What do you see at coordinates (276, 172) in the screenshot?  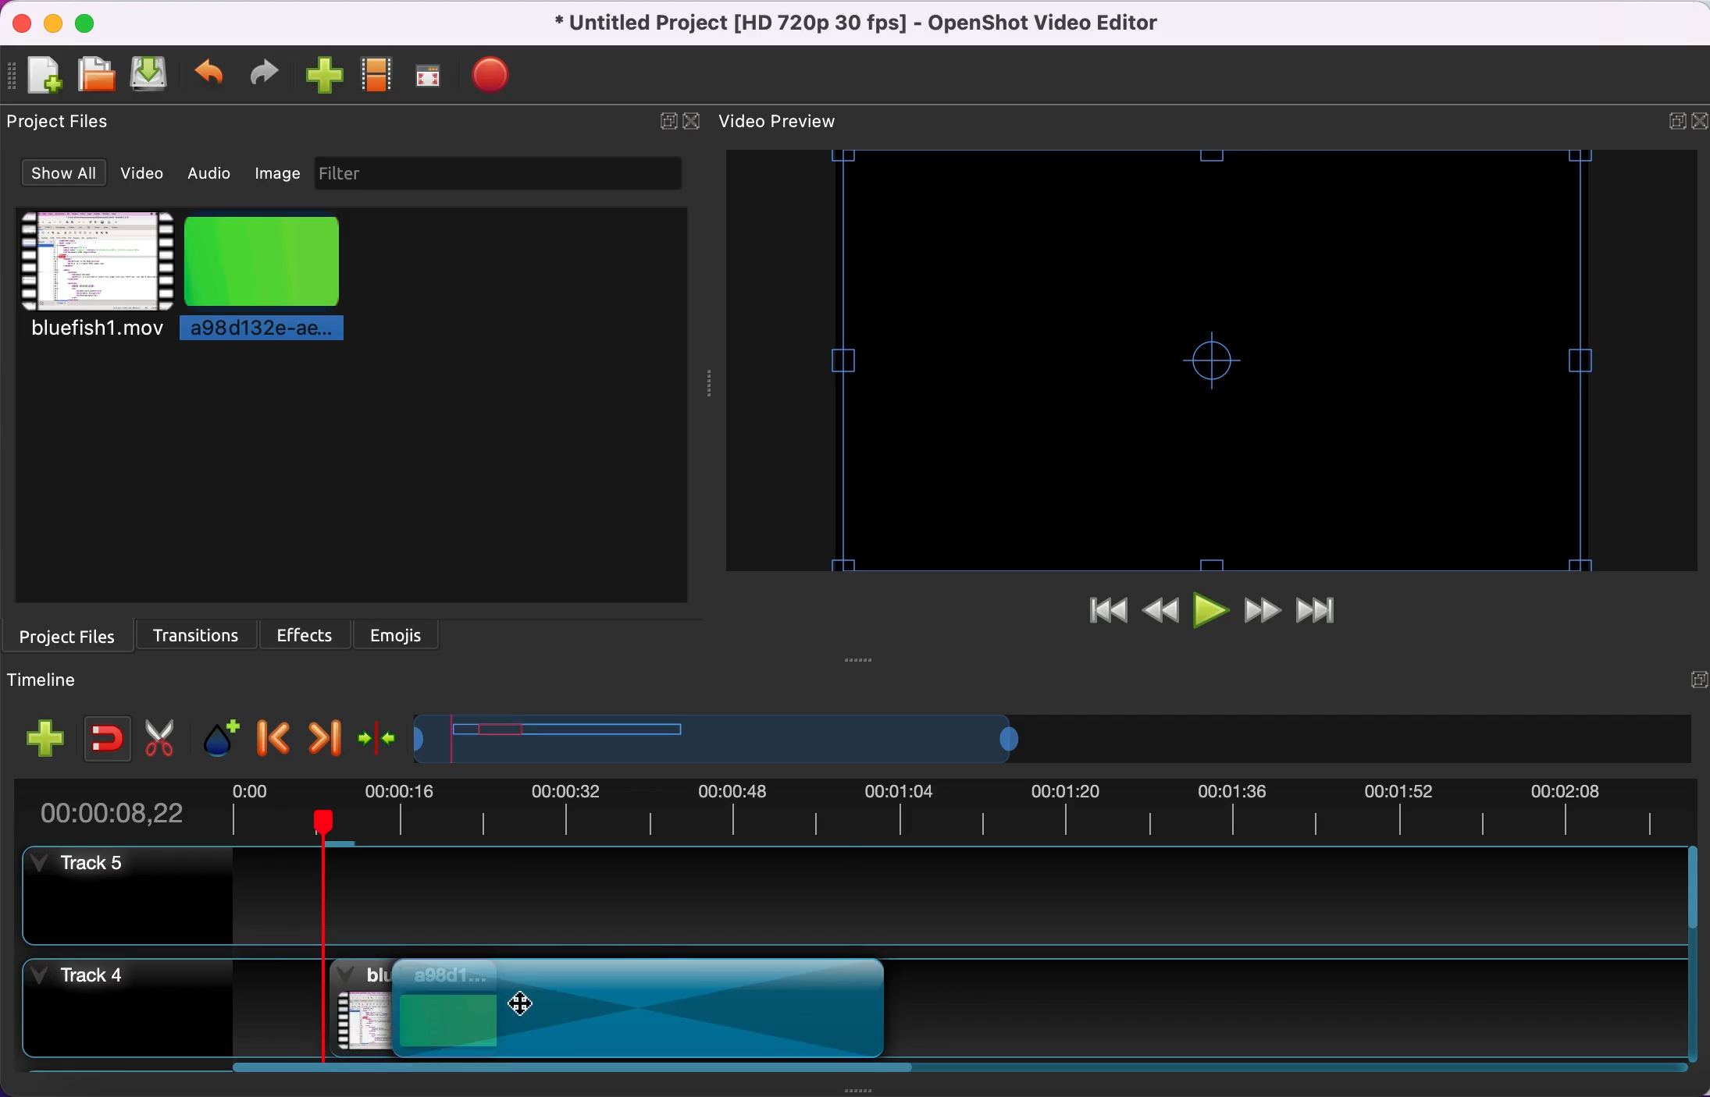 I see `image` at bounding box center [276, 172].